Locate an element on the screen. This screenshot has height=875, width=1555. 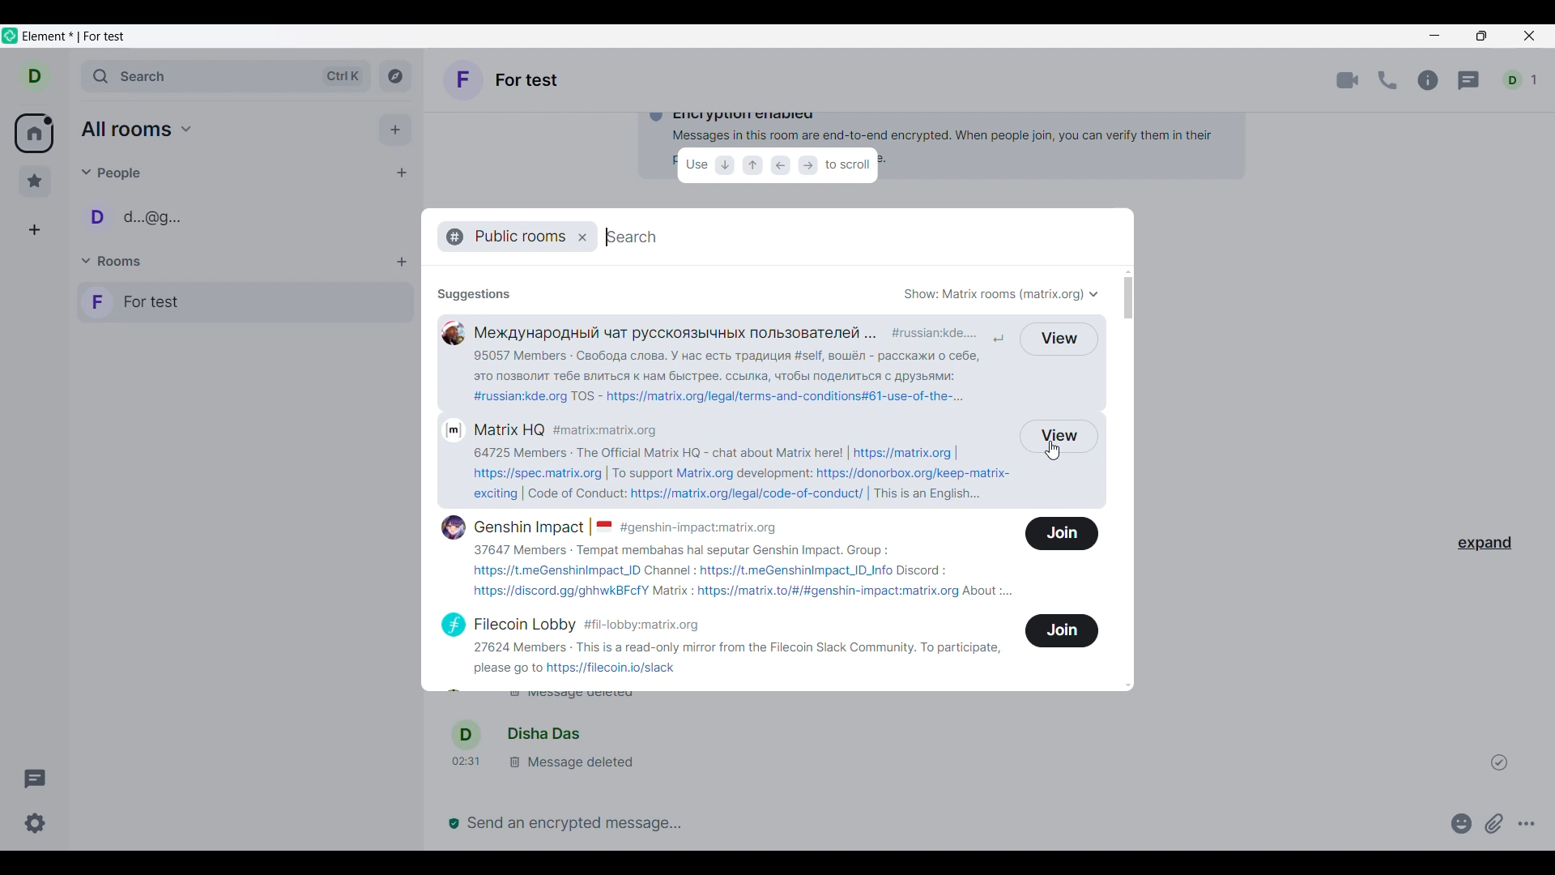
For test is located at coordinates (244, 301).